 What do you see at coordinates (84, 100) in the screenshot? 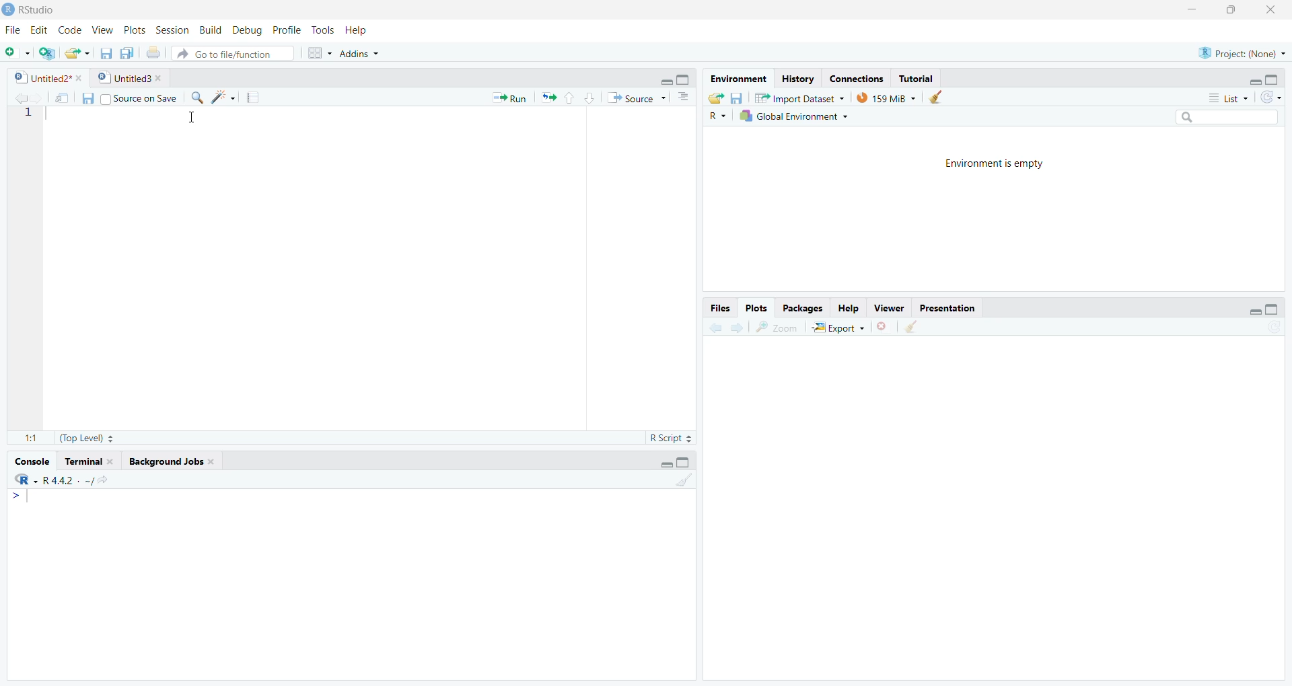
I see `Save` at bounding box center [84, 100].